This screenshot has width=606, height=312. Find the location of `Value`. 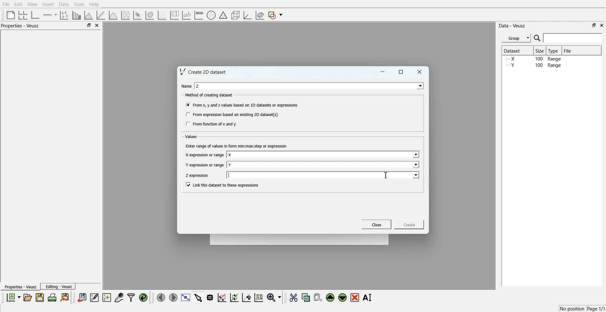

Value is located at coordinates (192, 136).